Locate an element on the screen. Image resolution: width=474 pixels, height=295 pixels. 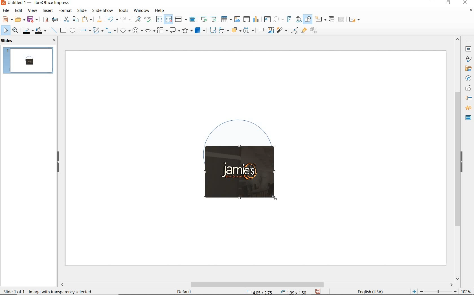
new slide is located at coordinates (321, 19).